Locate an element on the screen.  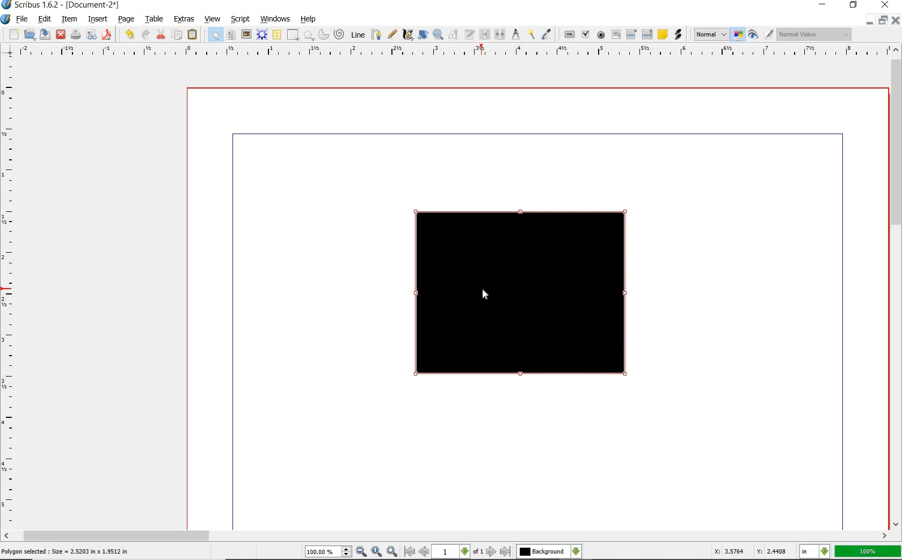
select the current layer is located at coordinates (549, 551).